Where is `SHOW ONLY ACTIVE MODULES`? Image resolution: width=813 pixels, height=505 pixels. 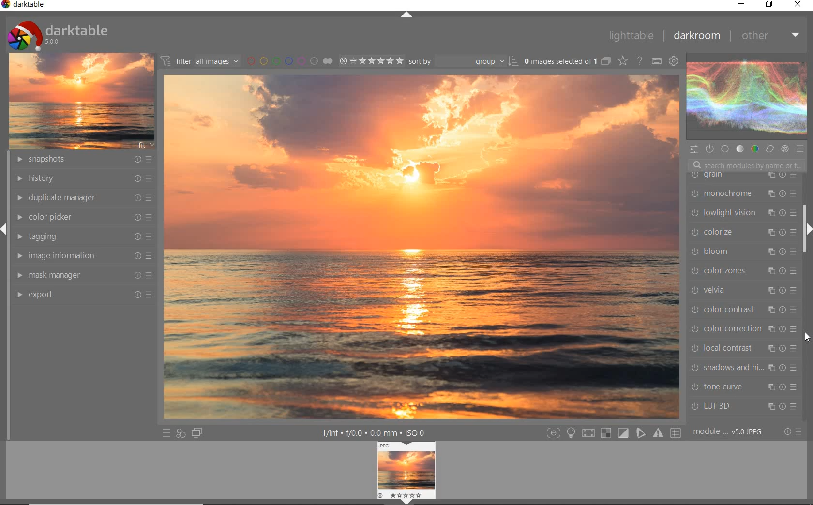 SHOW ONLY ACTIVE MODULES is located at coordinates (709, 149).